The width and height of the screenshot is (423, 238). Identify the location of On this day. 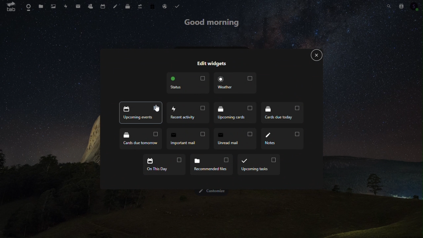
(165, 165).